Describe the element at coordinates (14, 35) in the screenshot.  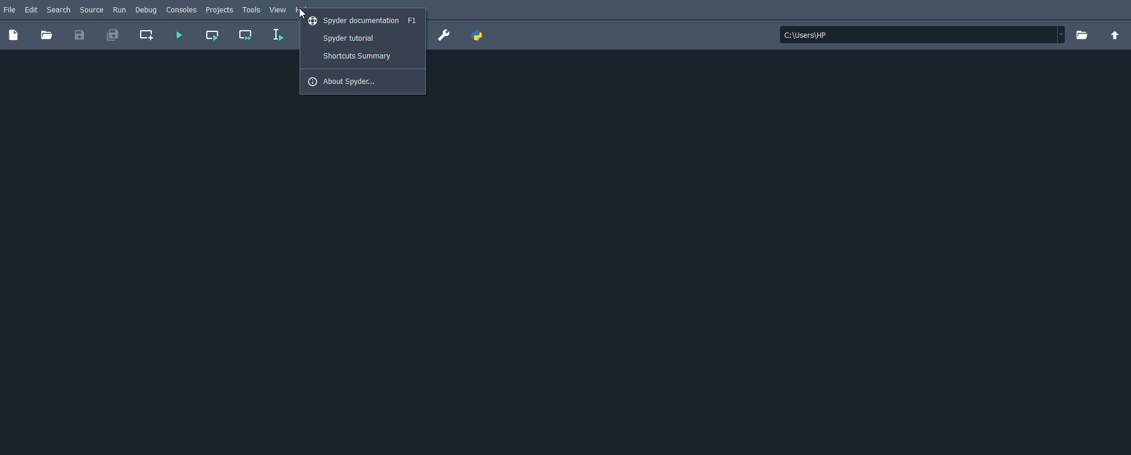
I see `New file` at that location.